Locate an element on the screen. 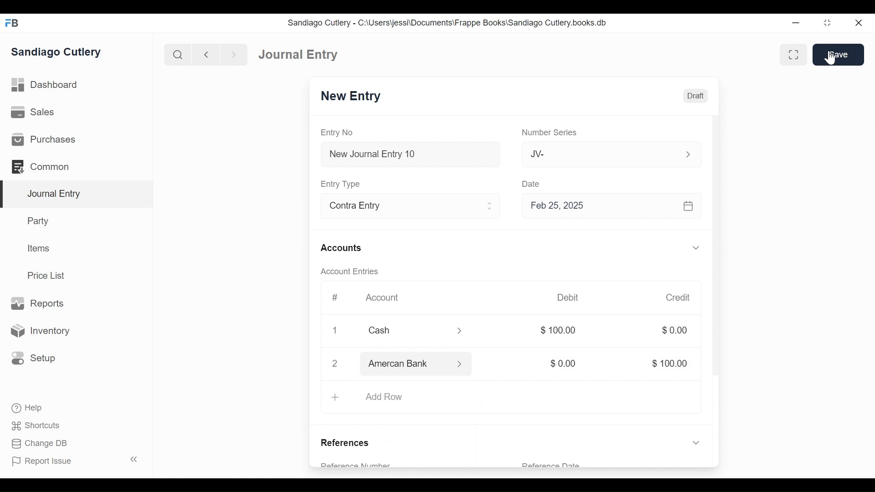 The image size is (875, 492). Sandiago Cutlery is located at coordinates (57, 52).